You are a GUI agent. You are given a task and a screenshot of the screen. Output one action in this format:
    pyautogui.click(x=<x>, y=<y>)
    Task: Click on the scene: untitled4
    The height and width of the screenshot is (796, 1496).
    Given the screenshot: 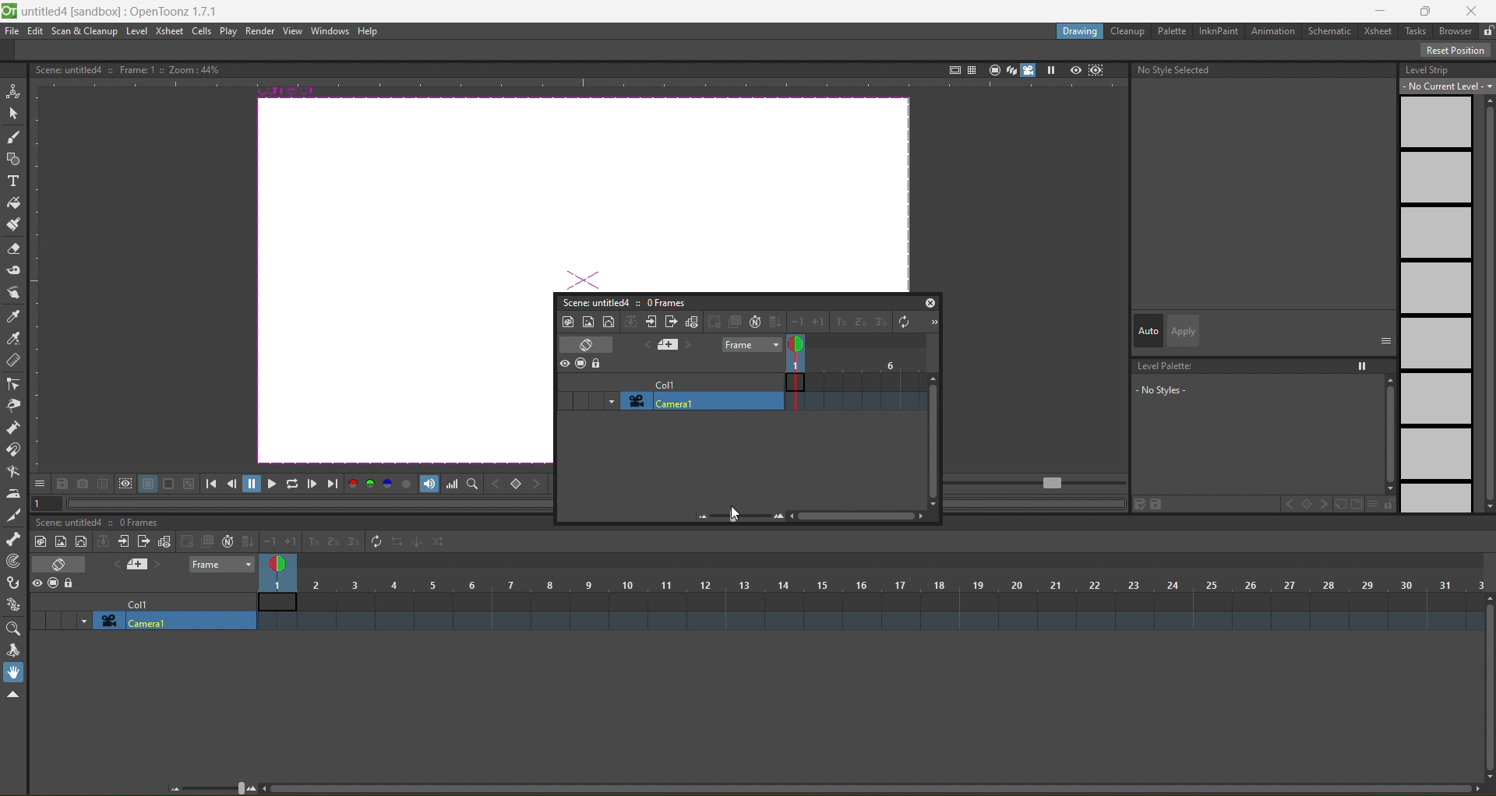 What is the action you would take?
    pyautogui.click(x=593, y=301)
    